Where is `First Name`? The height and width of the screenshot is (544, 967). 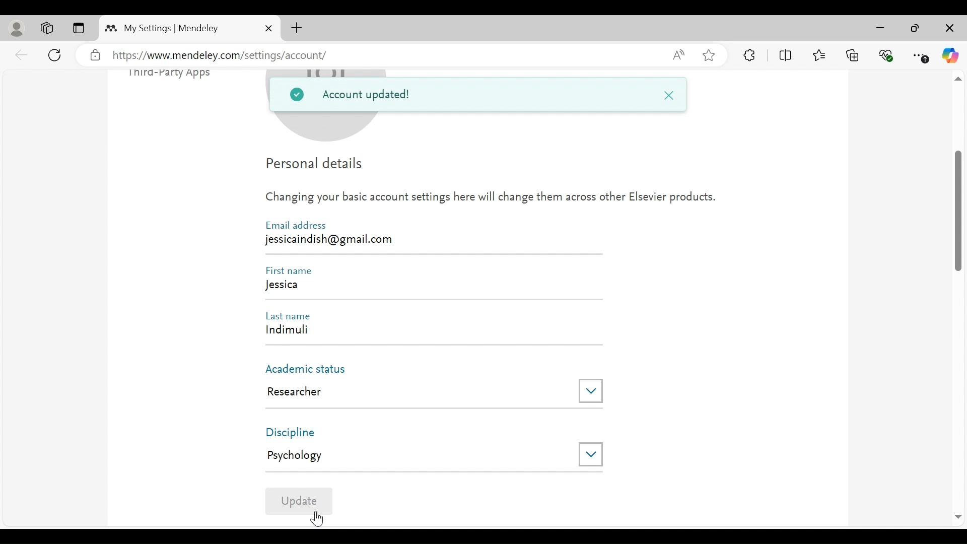 First Name is located at coordinates (292, 270).